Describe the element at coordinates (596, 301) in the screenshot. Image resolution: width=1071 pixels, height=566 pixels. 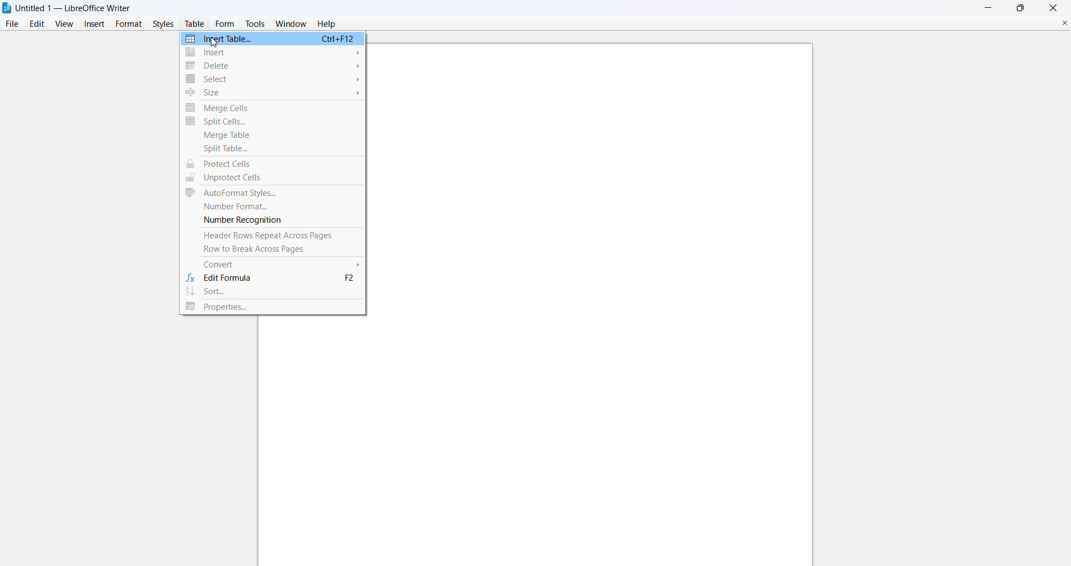
I see `canvas` at that location.